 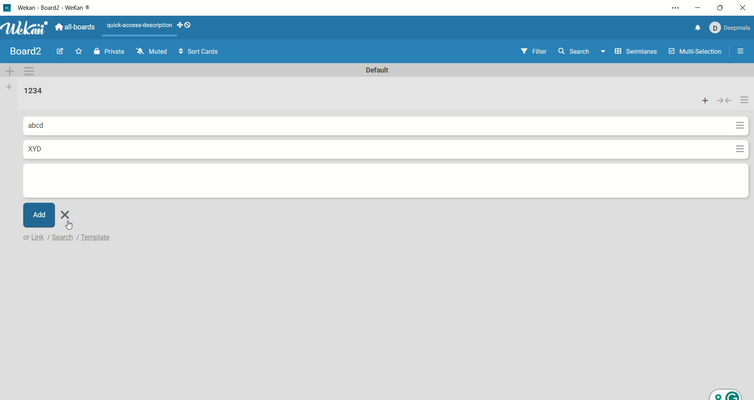 I want to click on close, so click(x=68, y=213).